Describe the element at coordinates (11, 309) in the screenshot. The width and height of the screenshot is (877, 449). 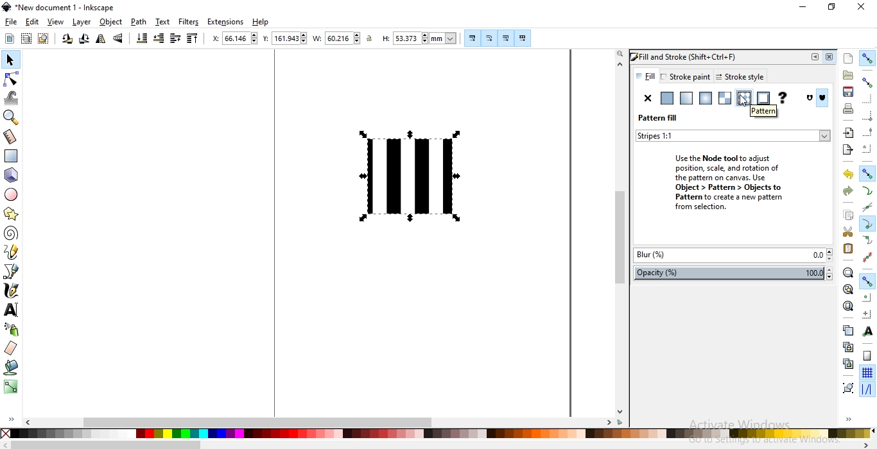
I see `create and edit text objects` at that location.